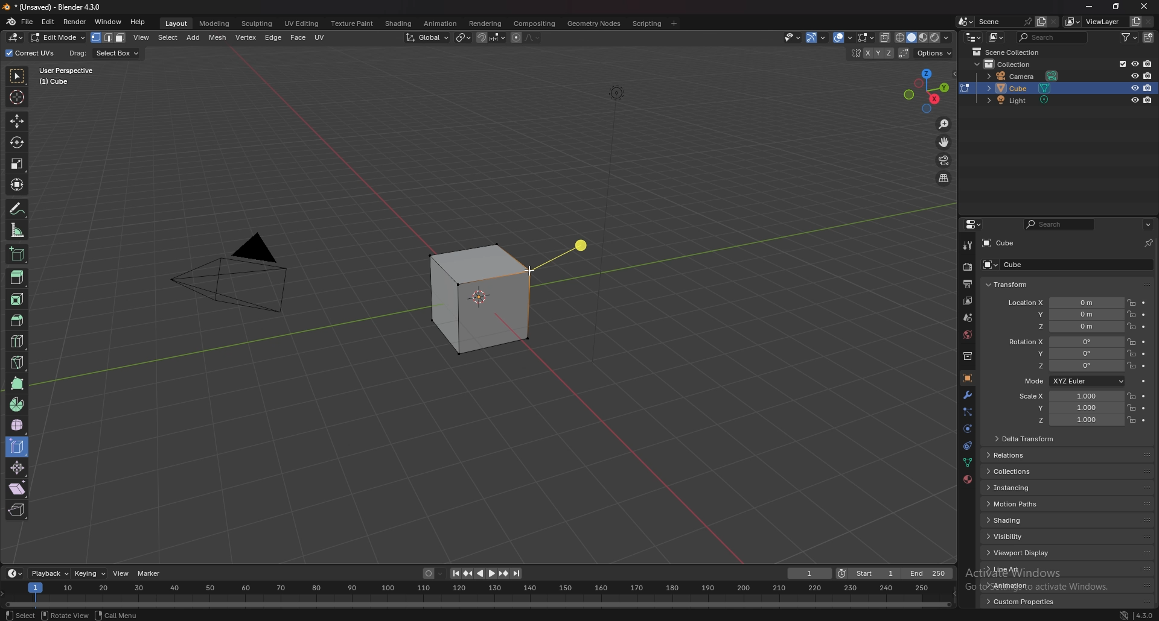 This screenshot has width=1159, height=621. Describe the element at coordinates (1072, 382) in the screenshot. I see `mode` at that location.